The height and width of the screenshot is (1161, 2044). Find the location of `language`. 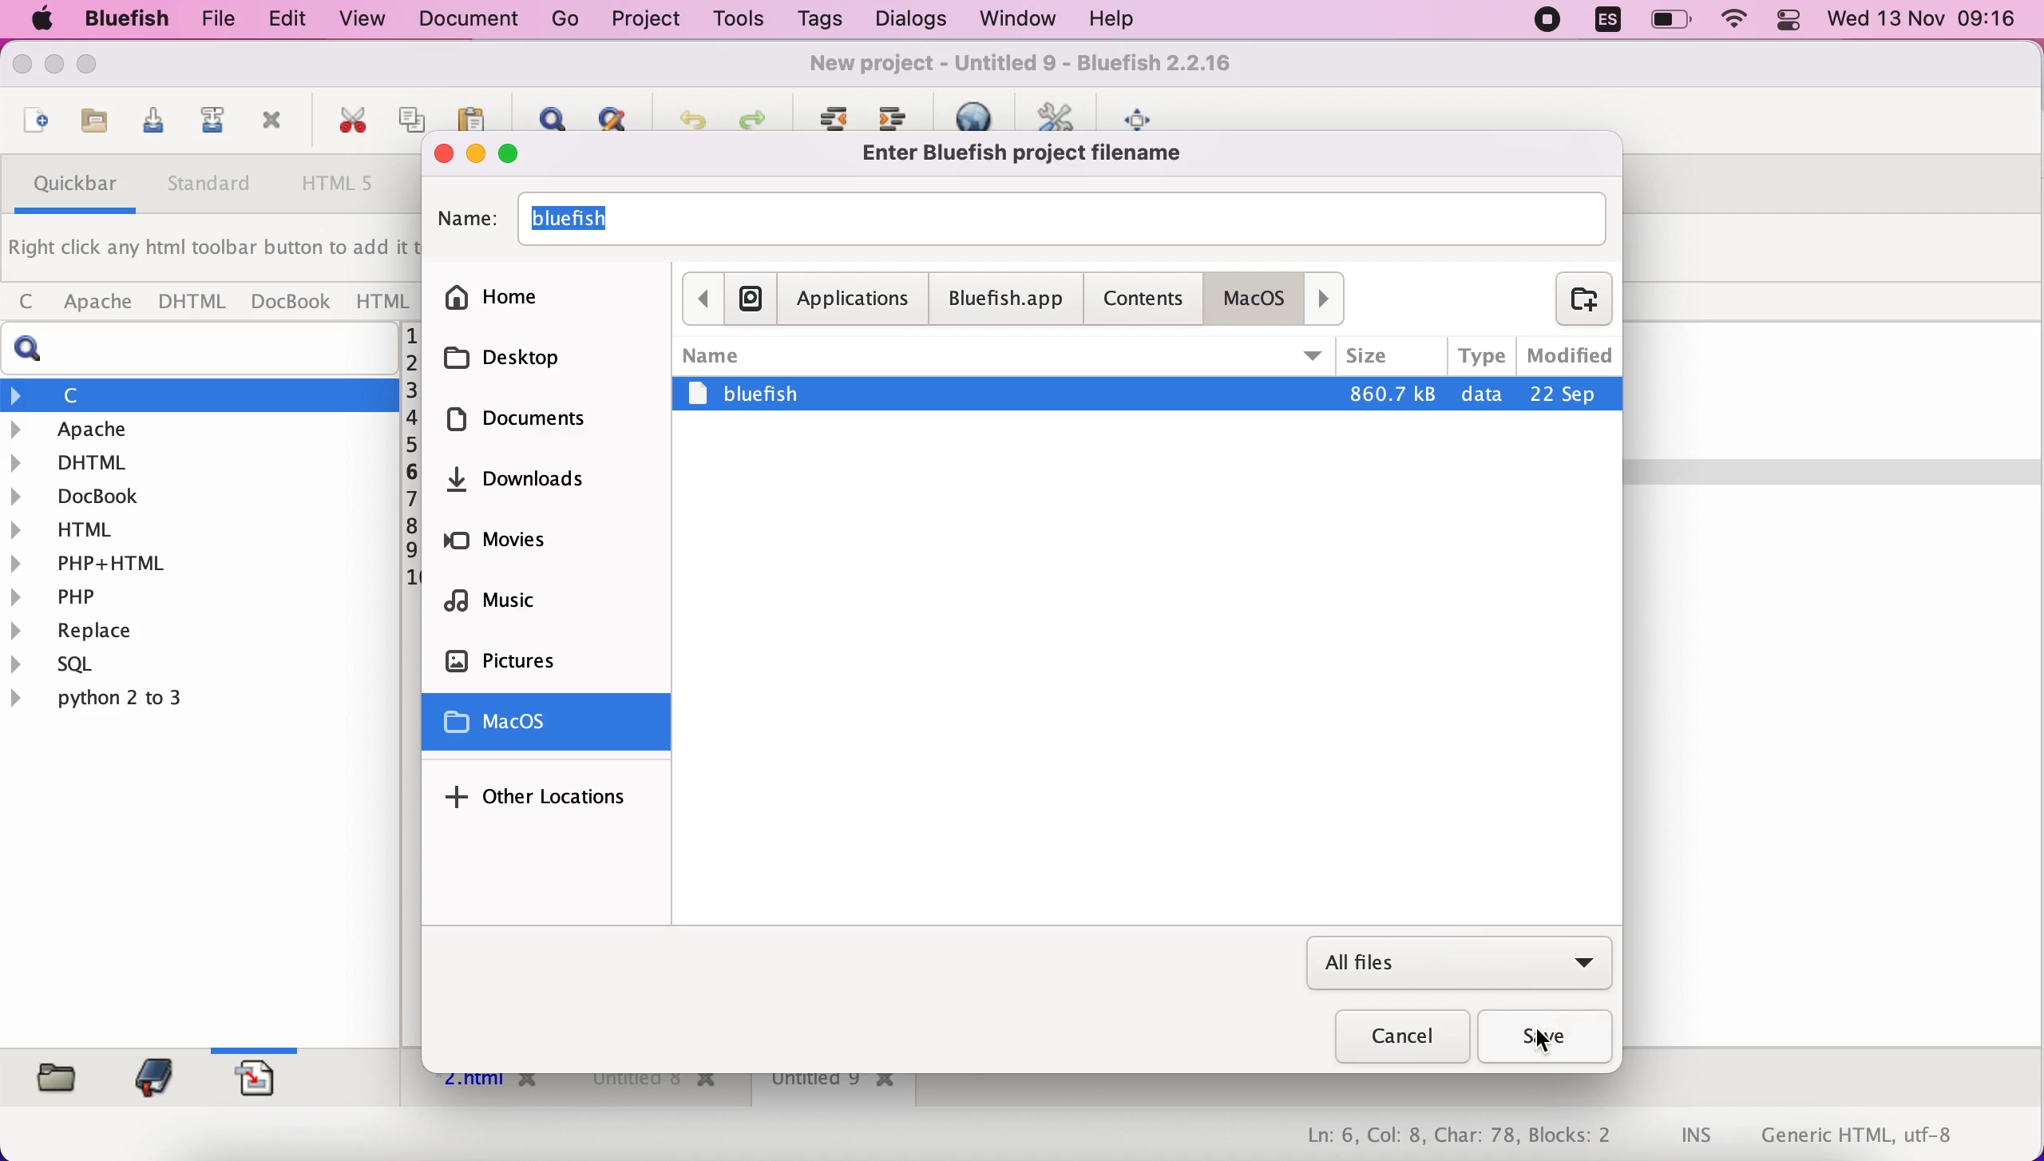

language is located at coordinates (1599, 23).